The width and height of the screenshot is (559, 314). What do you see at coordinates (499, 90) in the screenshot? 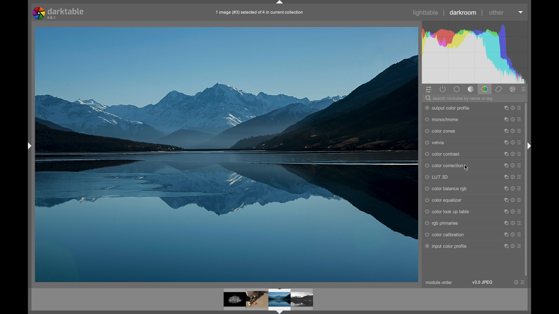
I see `correct` at bounding box center [499, 90].